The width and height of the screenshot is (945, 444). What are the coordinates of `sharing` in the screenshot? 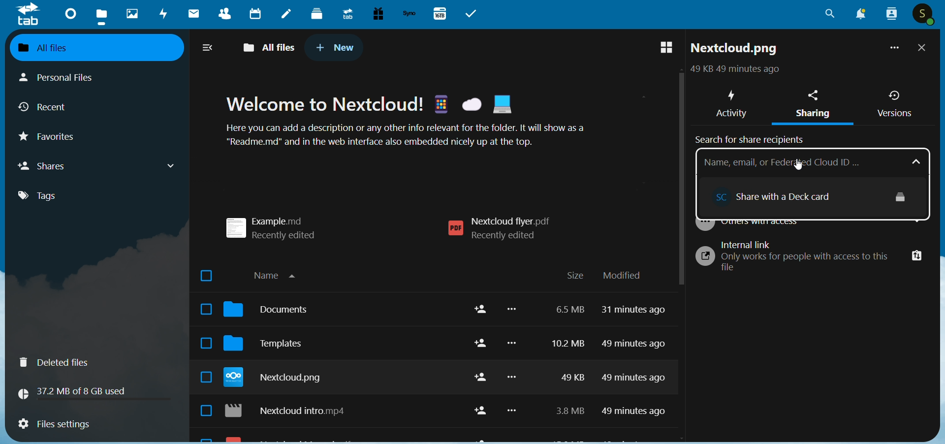 It's located at (816, 106).